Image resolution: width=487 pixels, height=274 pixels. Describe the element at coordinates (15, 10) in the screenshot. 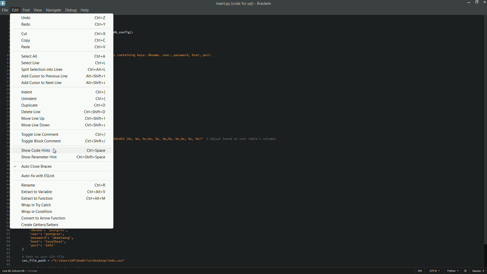

I see `edit menu` at that location.